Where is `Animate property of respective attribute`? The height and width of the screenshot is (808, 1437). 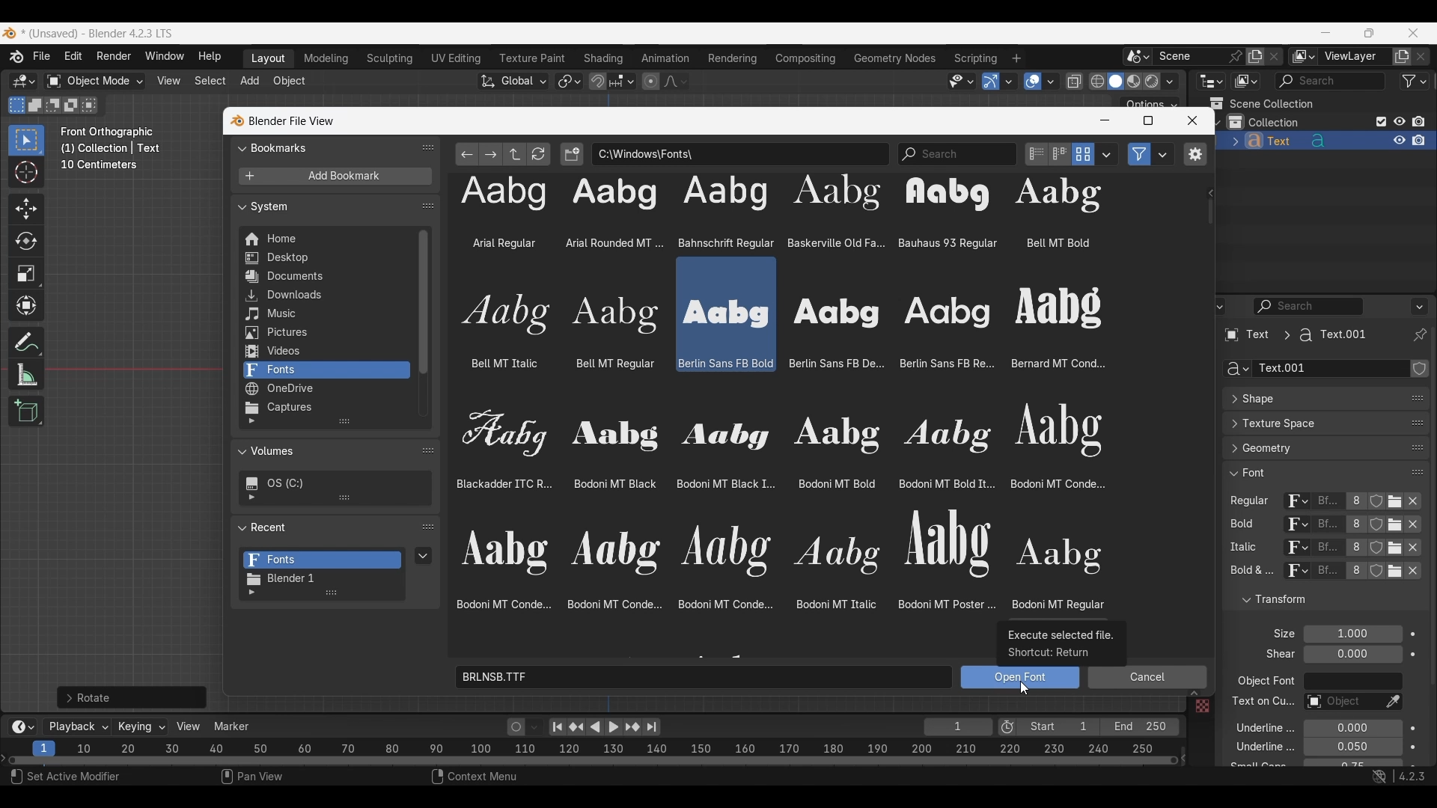
Animate property of respective attribute is located at coordinates (1414, 698).